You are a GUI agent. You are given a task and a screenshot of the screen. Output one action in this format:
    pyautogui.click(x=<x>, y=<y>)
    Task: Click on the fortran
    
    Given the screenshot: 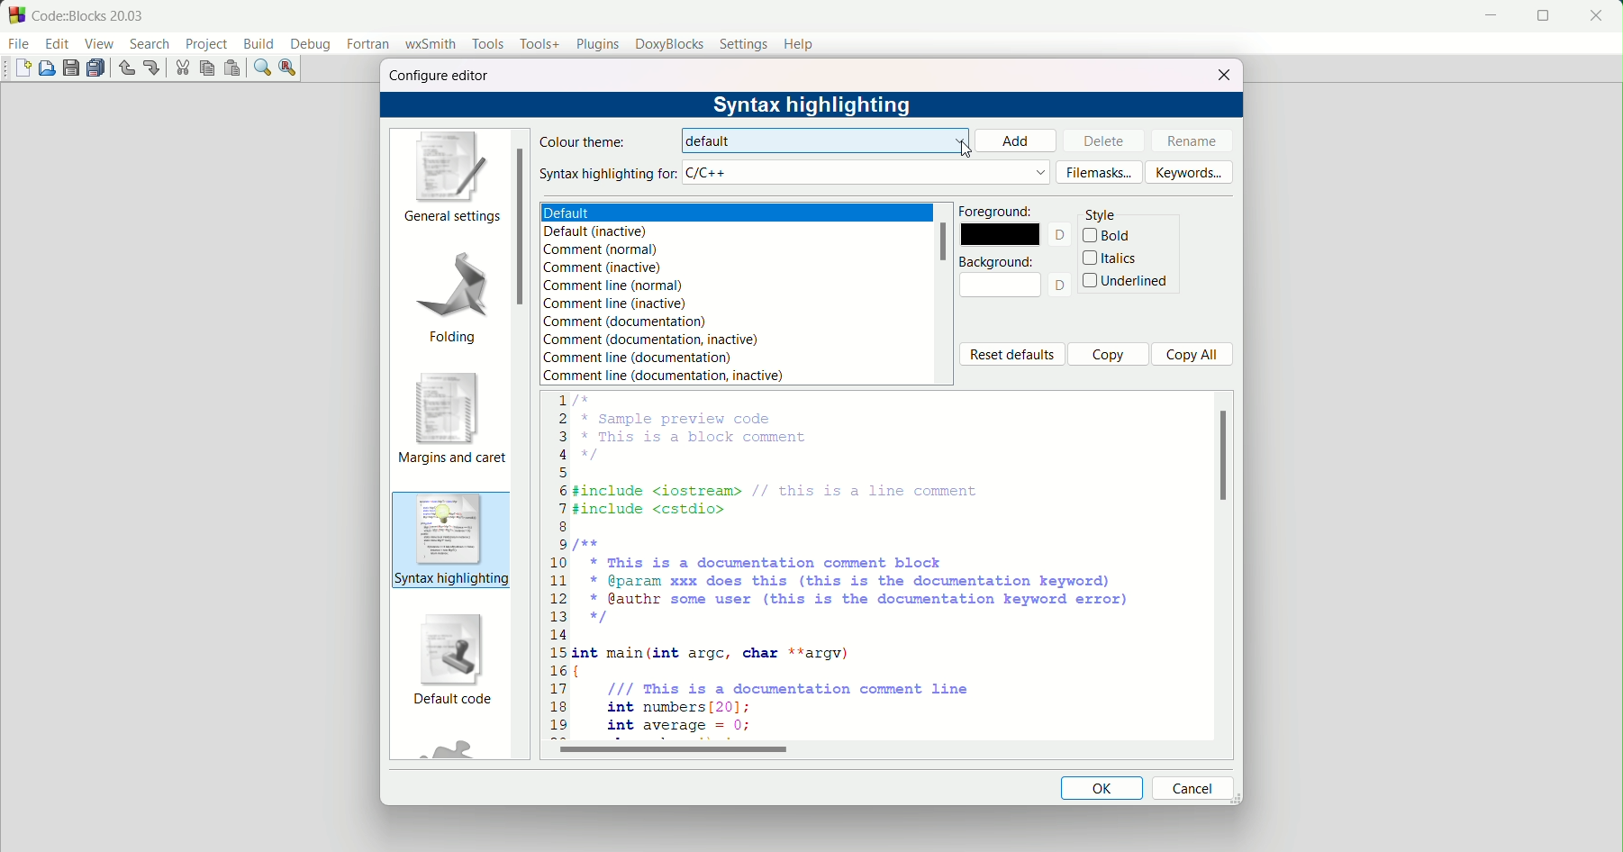 What is the action you would take?
    pyautogui.click(x=368, y=45)
    